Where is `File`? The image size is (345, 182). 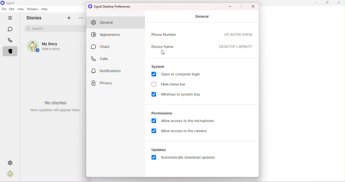 File is located at coordinates (4, 10).